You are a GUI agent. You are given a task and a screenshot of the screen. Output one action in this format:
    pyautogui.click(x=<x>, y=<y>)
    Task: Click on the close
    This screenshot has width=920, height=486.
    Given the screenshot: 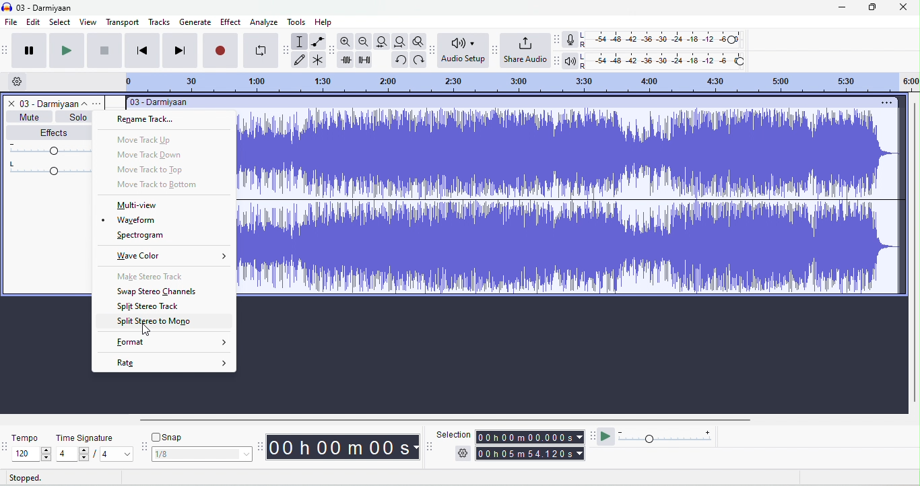 What is the action you would take?
    pyautogui.click(x=902, y=9)
    